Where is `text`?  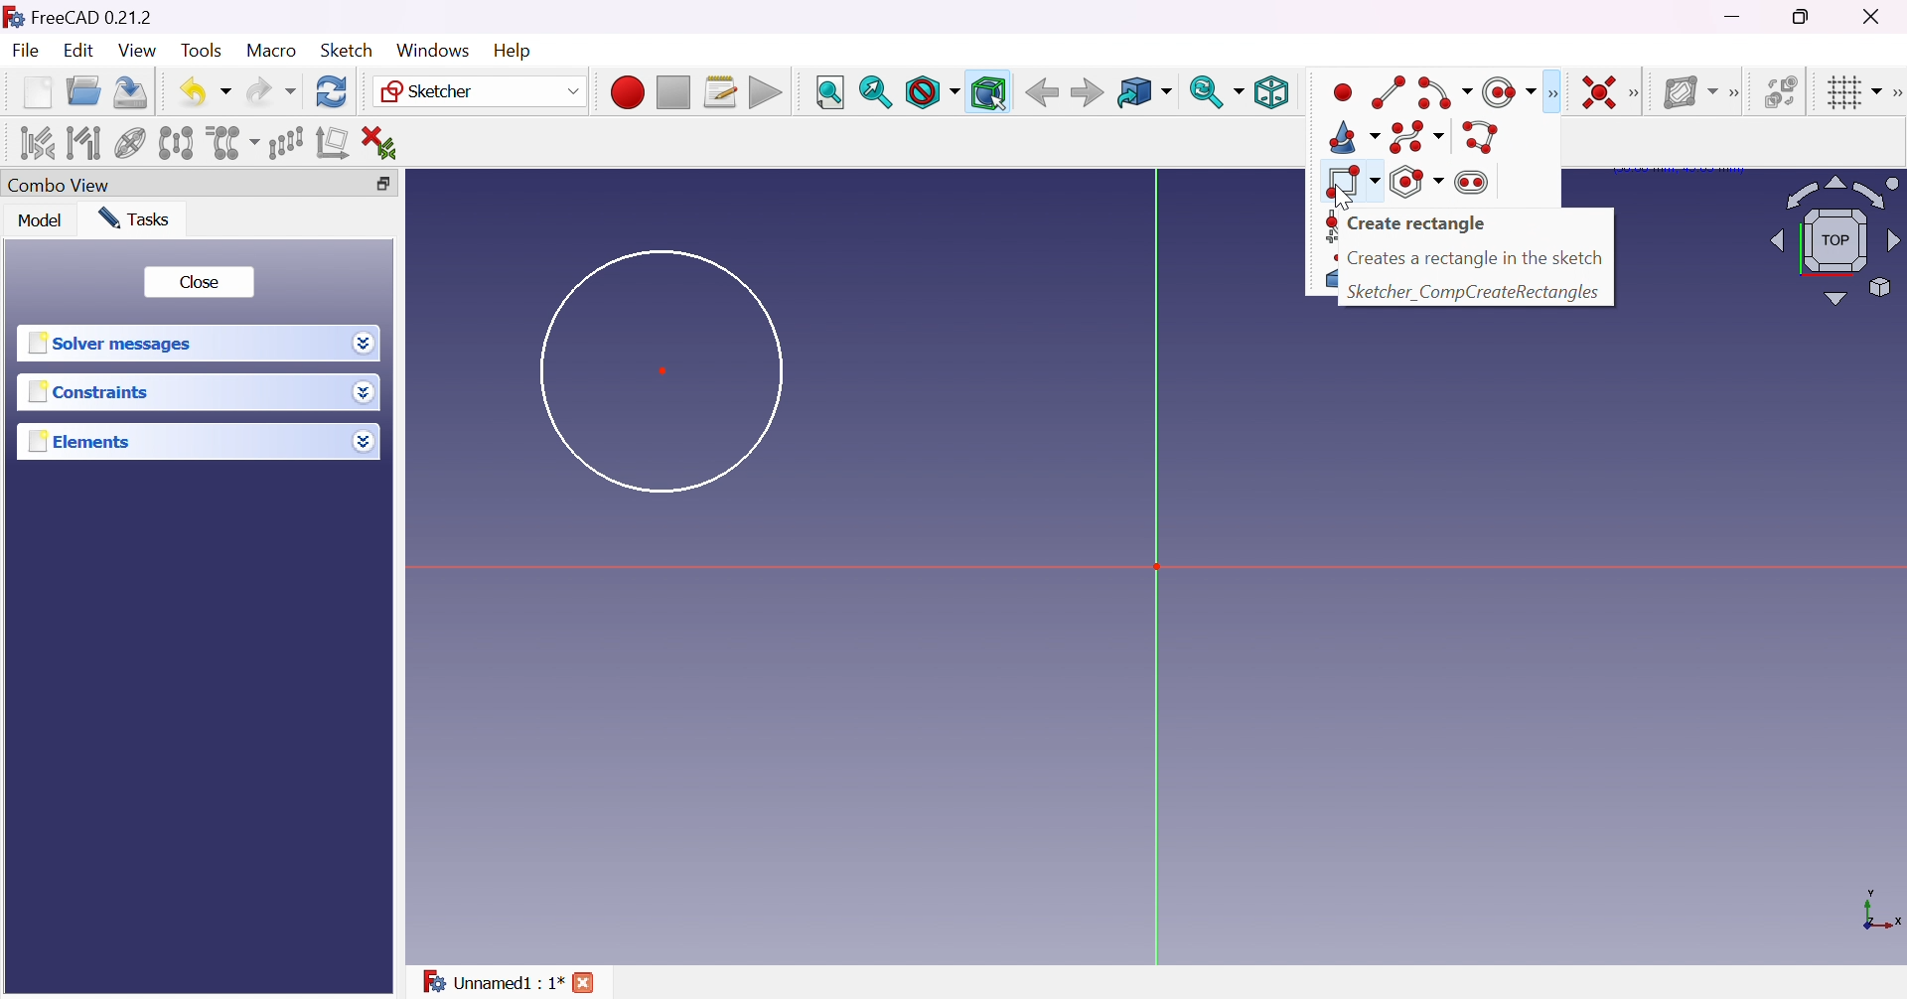 text is located at coordinates (1473, 257).